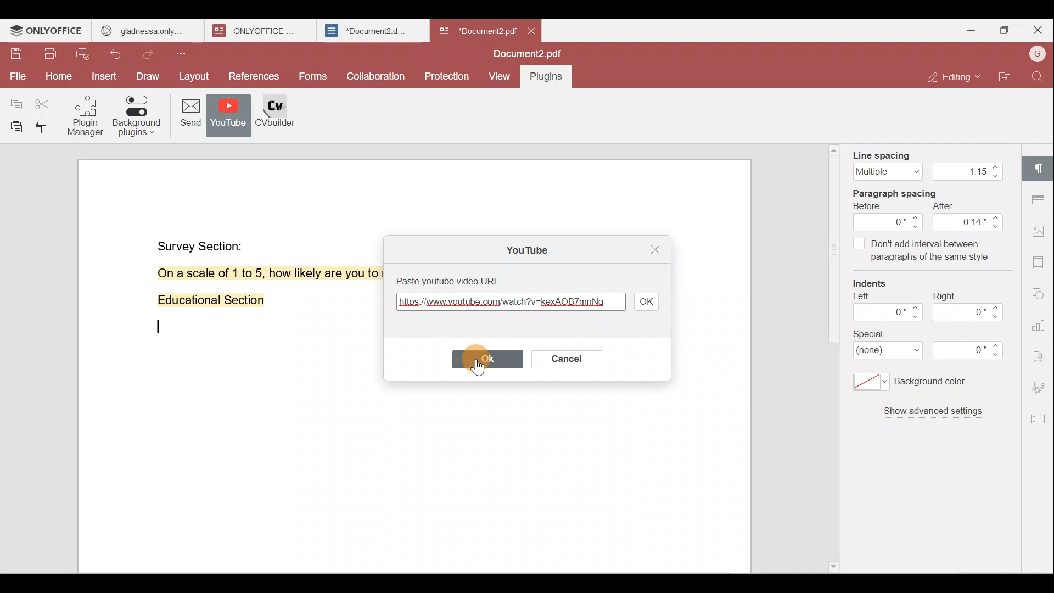 This screenshot has width=1054, height=593. I want to click on Paragraph settings, so click(1040, 167).